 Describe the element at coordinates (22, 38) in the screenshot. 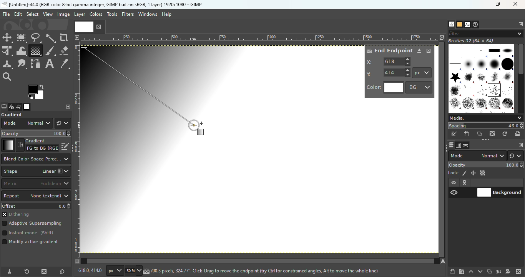

I see `Rectangle select tool` at that location.